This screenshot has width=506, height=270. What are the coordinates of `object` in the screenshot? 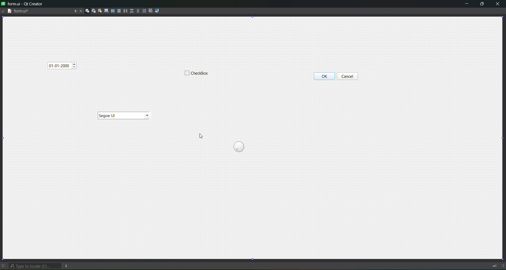 It's located at (194, 75).